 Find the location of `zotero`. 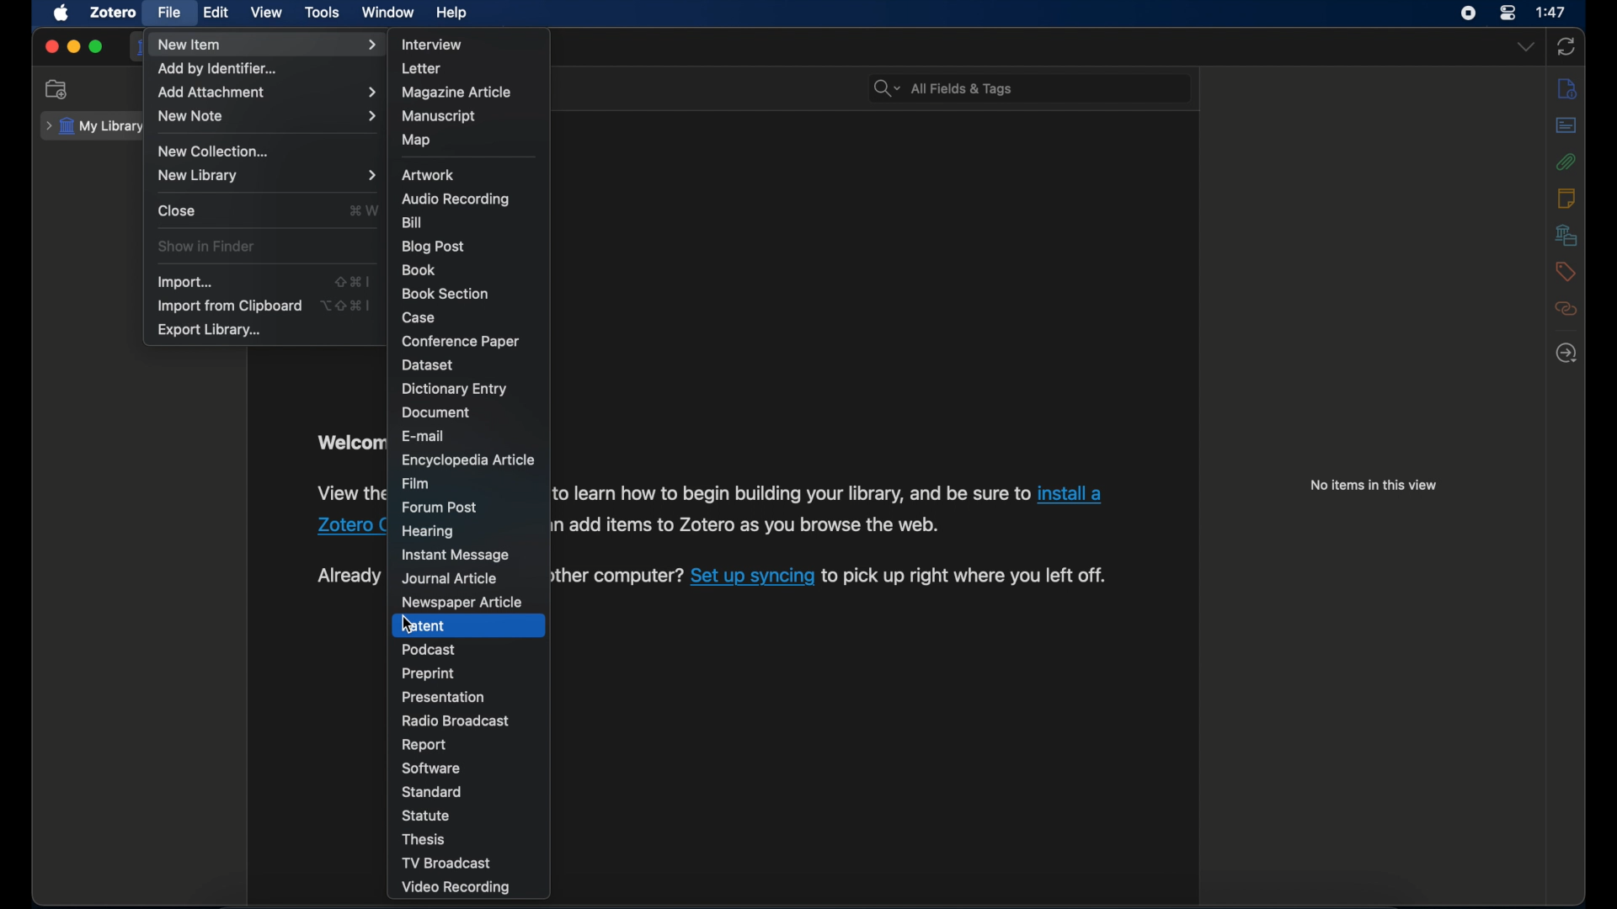

zotero is located at coordinates (112, 12).